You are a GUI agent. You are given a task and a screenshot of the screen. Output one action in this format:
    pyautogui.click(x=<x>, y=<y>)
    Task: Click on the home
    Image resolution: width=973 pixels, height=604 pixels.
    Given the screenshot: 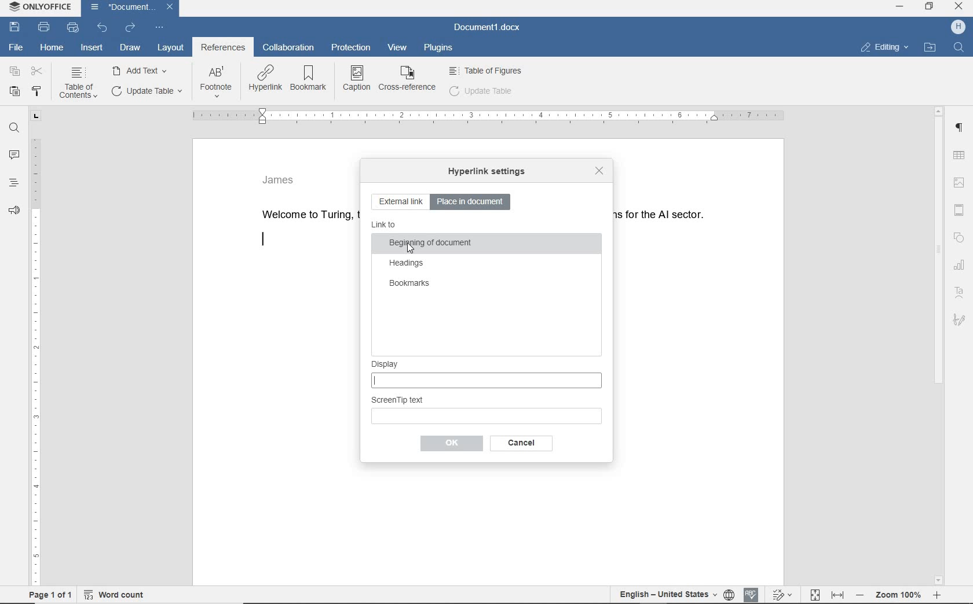 What is the action you would take?
    pyautogui.click(x=52, y=48)
    